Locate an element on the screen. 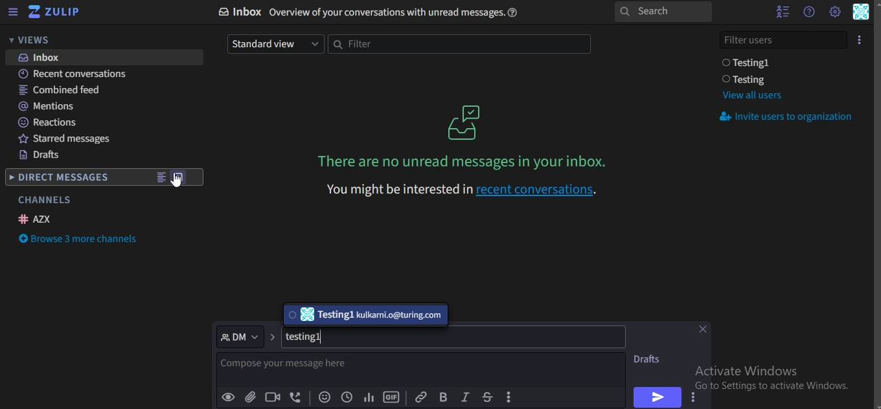  vold is located at coordinates (443, 397).